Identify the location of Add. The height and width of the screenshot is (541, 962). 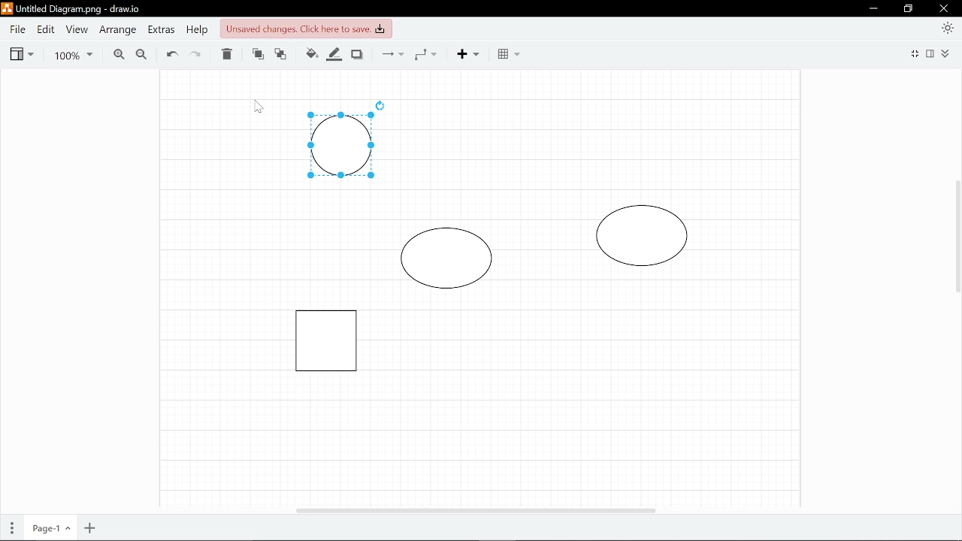
(473, 53).